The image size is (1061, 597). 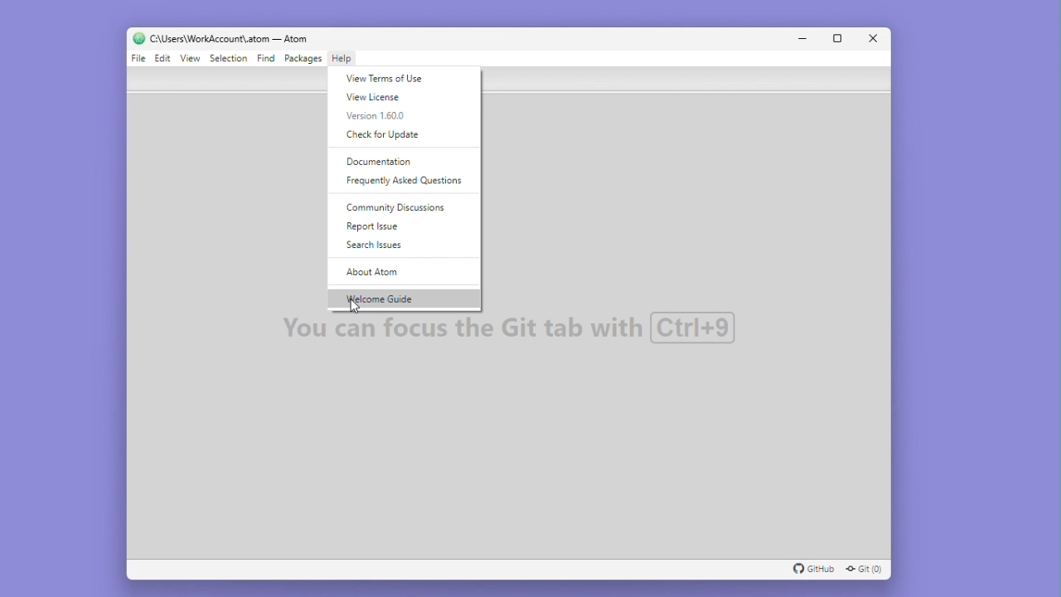 What do you see at coordinates (388, 98) in the screenshot?
I see `Real licence` at bounding box center [388, 98].